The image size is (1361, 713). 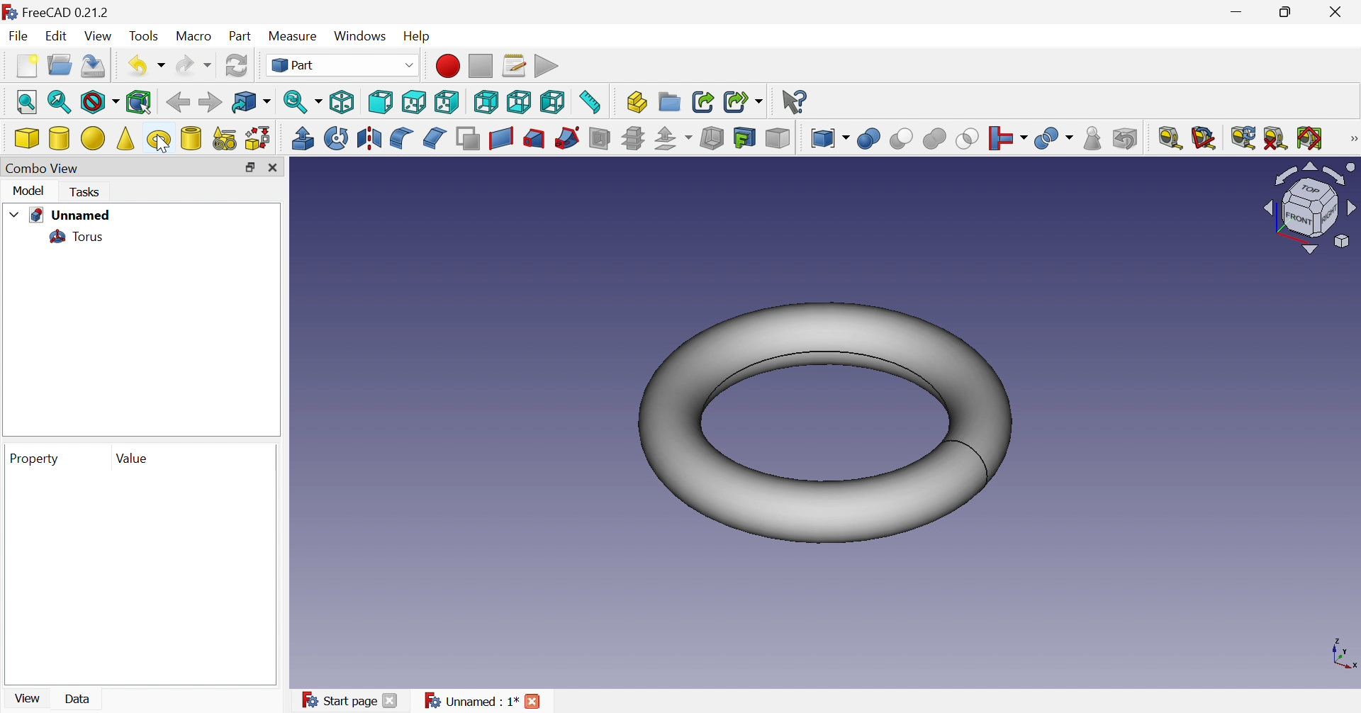 What do you see at coordinates (344, 102) in the screenshot?
I see `Isometric` at bounding box center [344, 102].